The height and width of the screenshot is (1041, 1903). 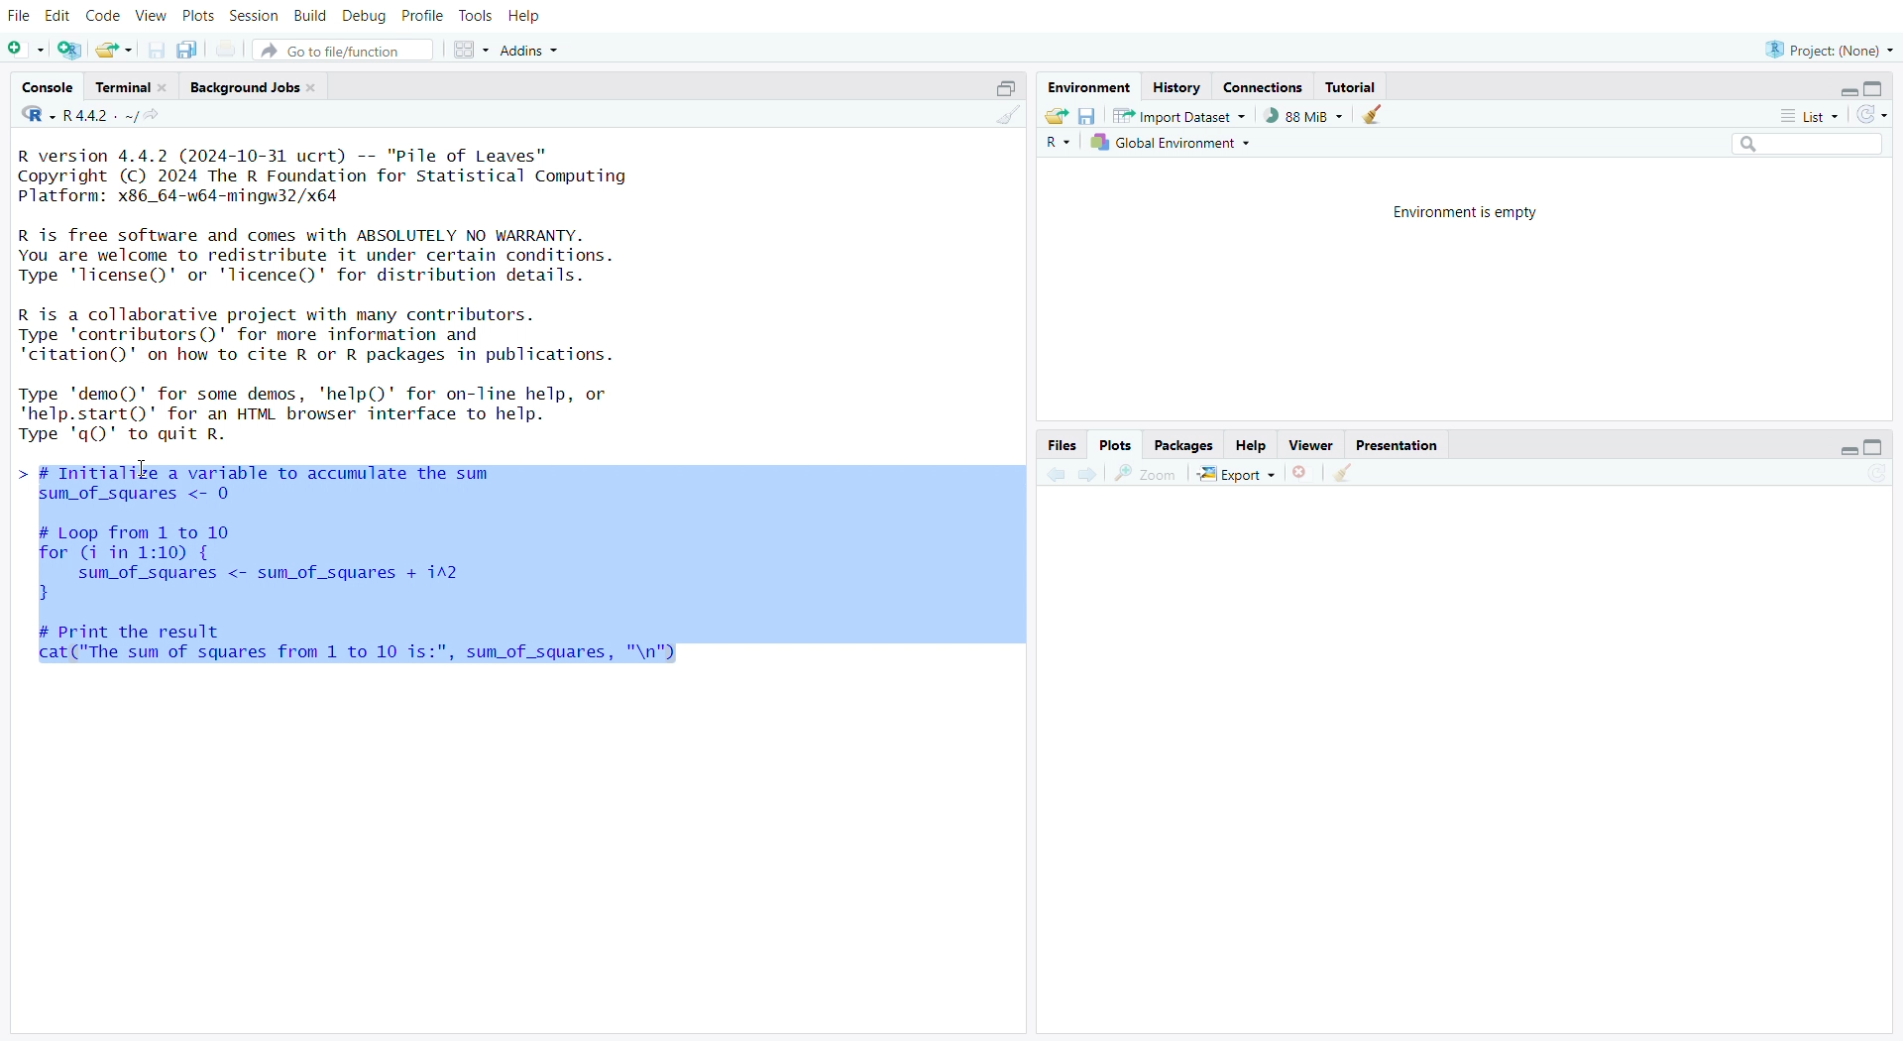 What do you see at coordinates (69, 50) in the screenshot?
I see `create a project` at bounding box center [69, 50].